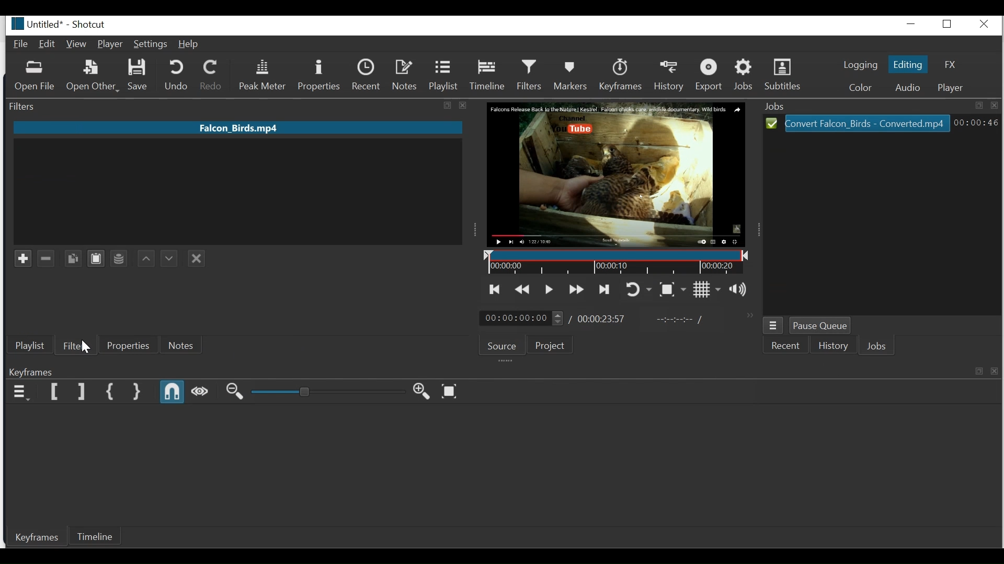  I want to click on Jobs, so click(745, 75).